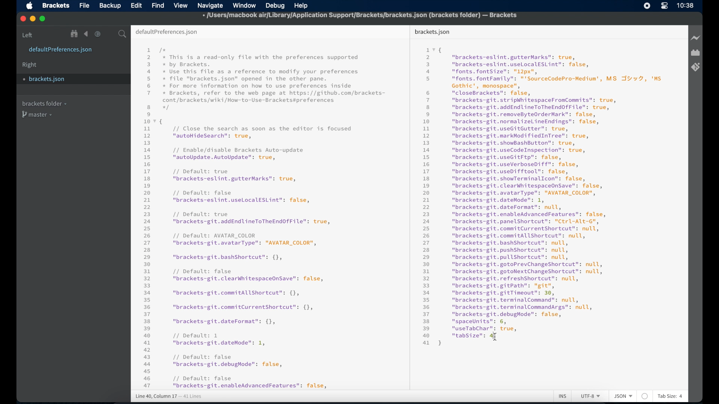  What do you see at coordinates (28, 35) in the screenshot?
I see `left` at bounding box center [28, 35].